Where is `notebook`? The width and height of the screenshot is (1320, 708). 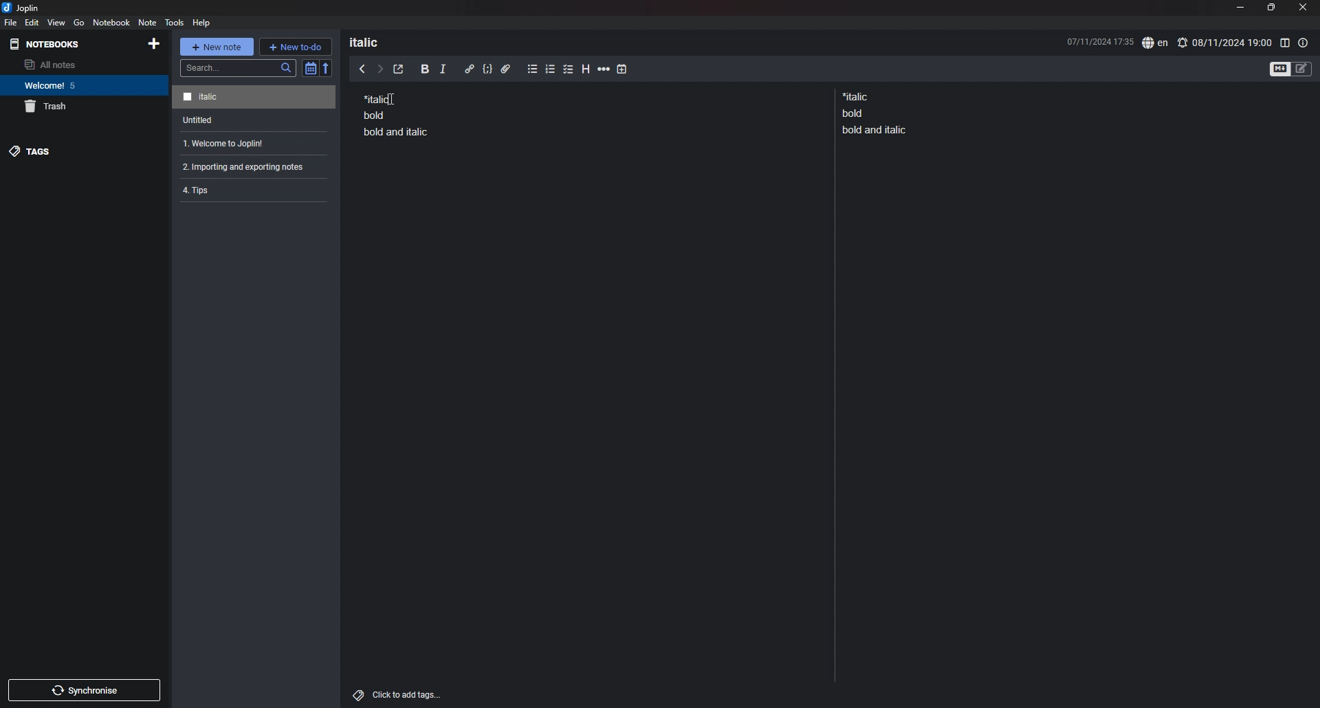
notebook is located at coordinates (112, 22).